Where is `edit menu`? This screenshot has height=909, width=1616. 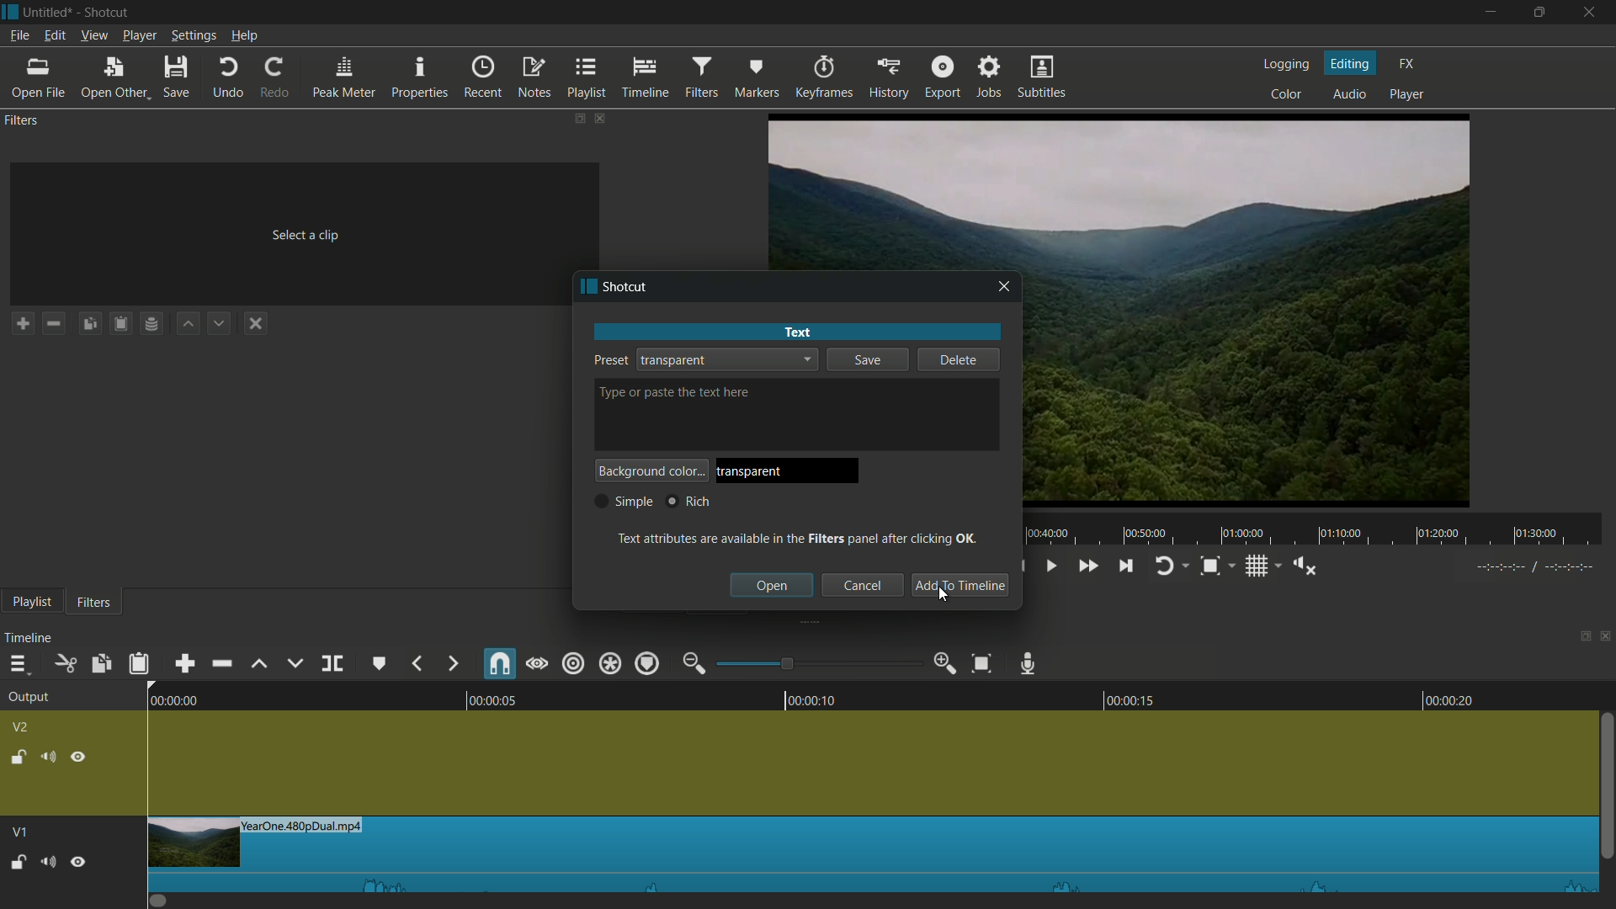
edit menu is located at coordinates (54, 35).